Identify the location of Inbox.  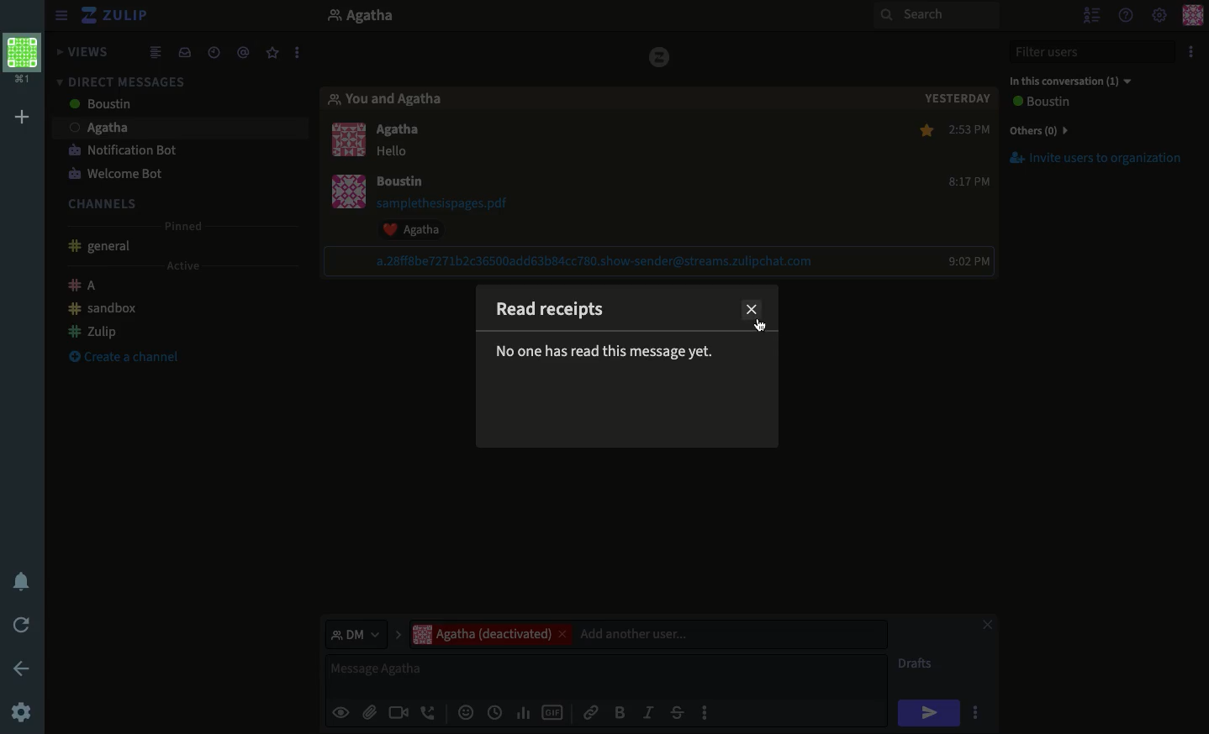
(175, 78).